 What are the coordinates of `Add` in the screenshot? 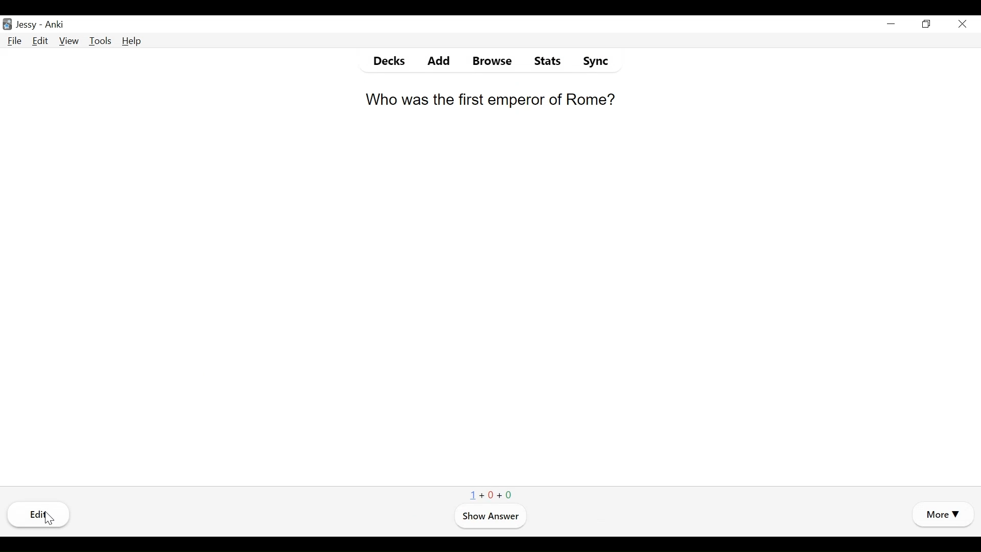 It's located at (432, 61).